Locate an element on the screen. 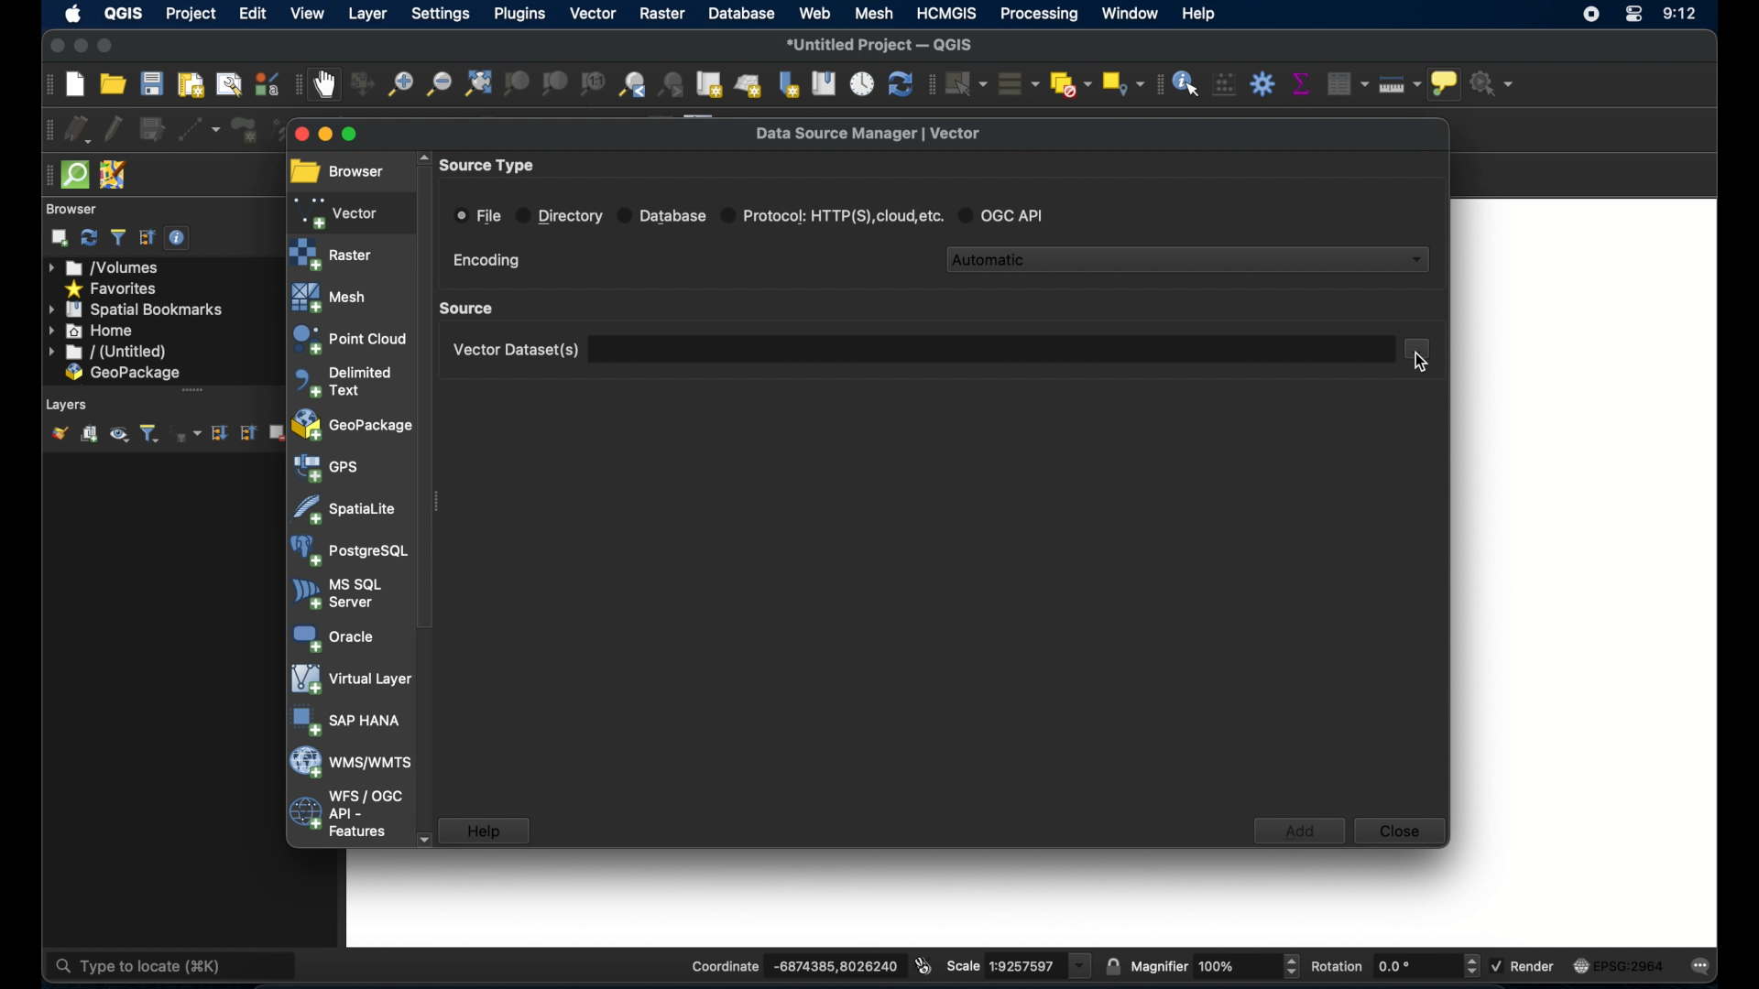 The image size is (1759, 989). minimize is located at coordinates (327, 136).